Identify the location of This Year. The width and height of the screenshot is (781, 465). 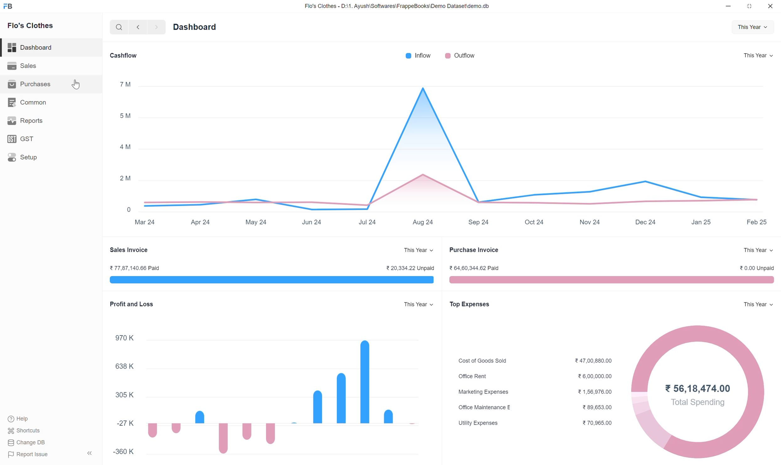
(759, 250).